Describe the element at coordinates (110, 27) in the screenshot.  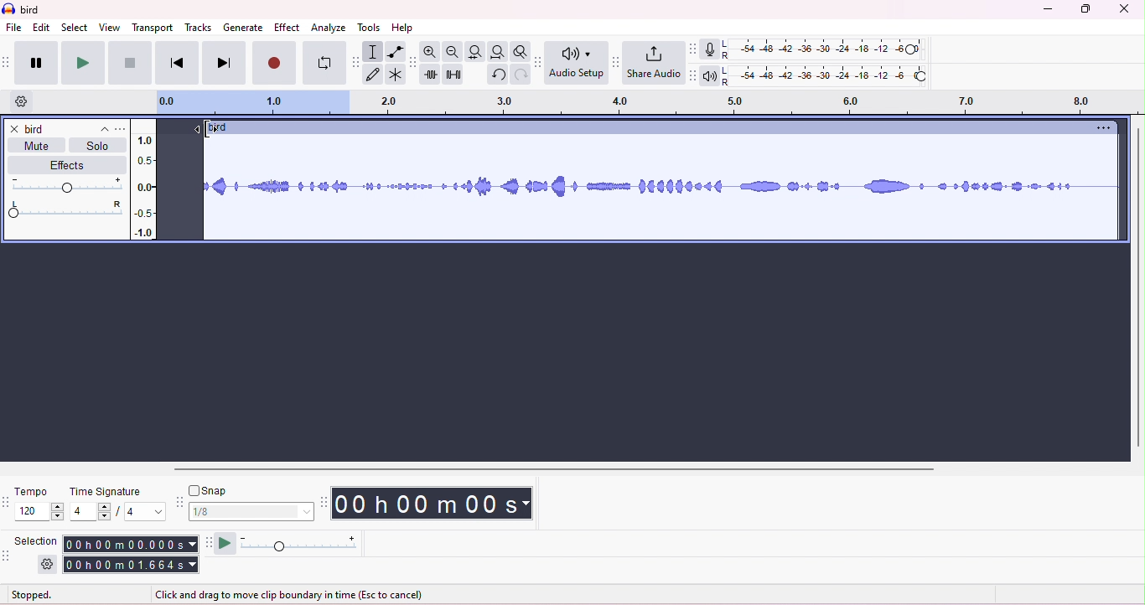
I see `view` at that location.